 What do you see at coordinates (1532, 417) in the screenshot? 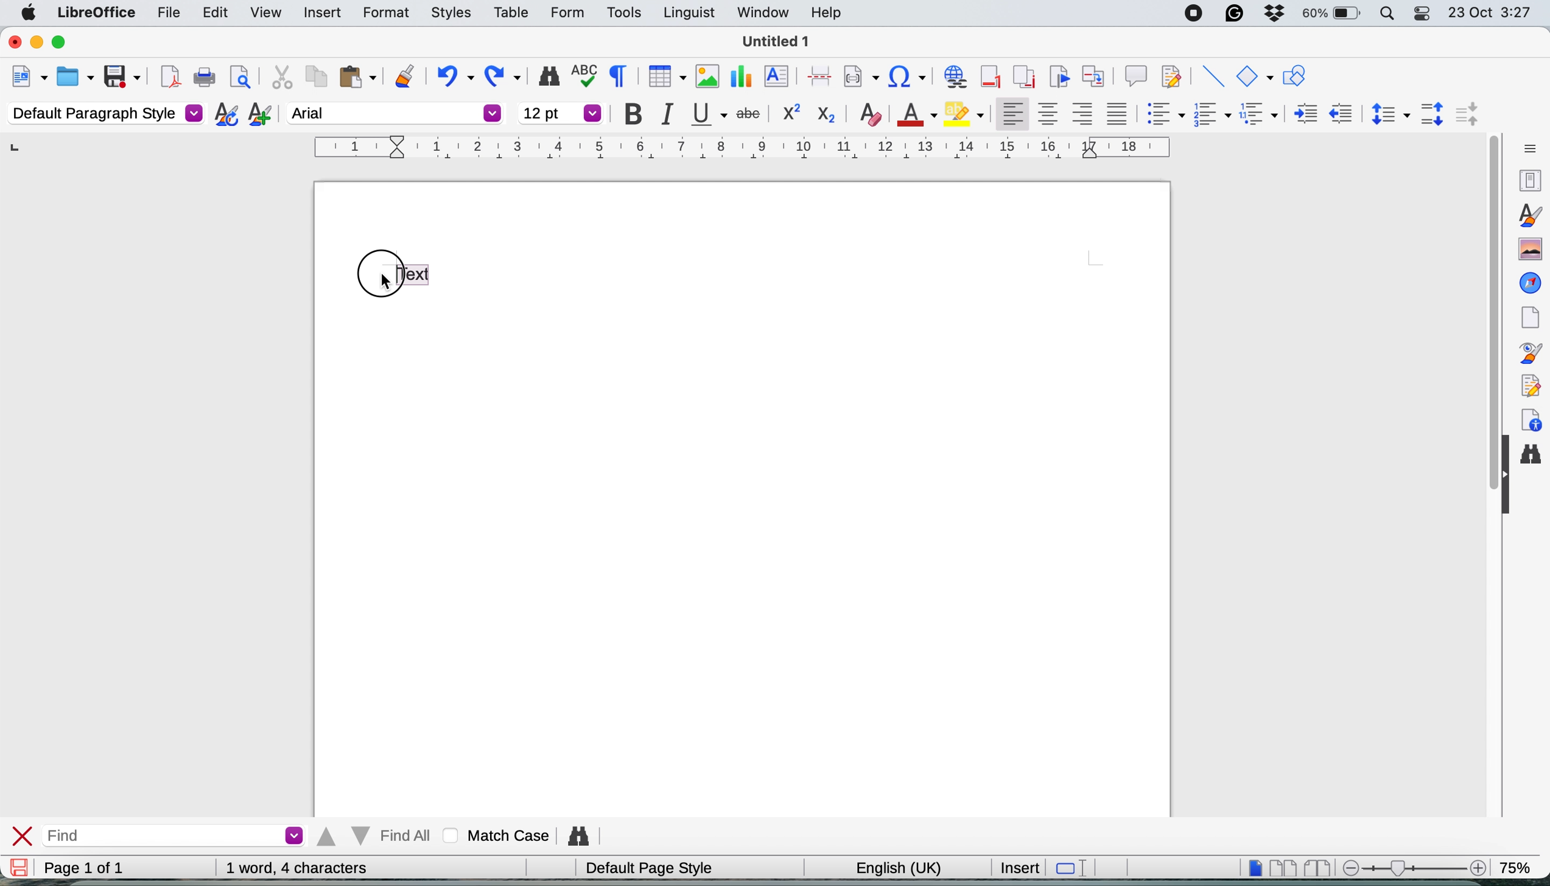
I see `accessibility checks` at bounding box center [1532, 417].